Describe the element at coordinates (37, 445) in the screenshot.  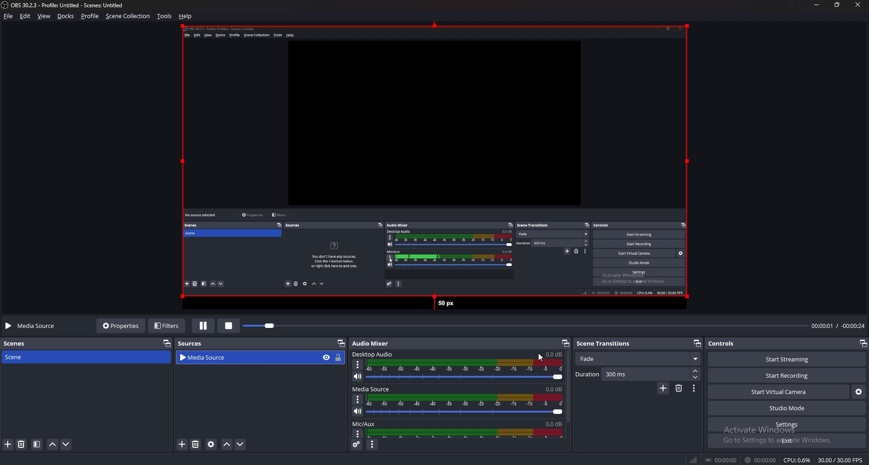
I see `Filter` at that location.